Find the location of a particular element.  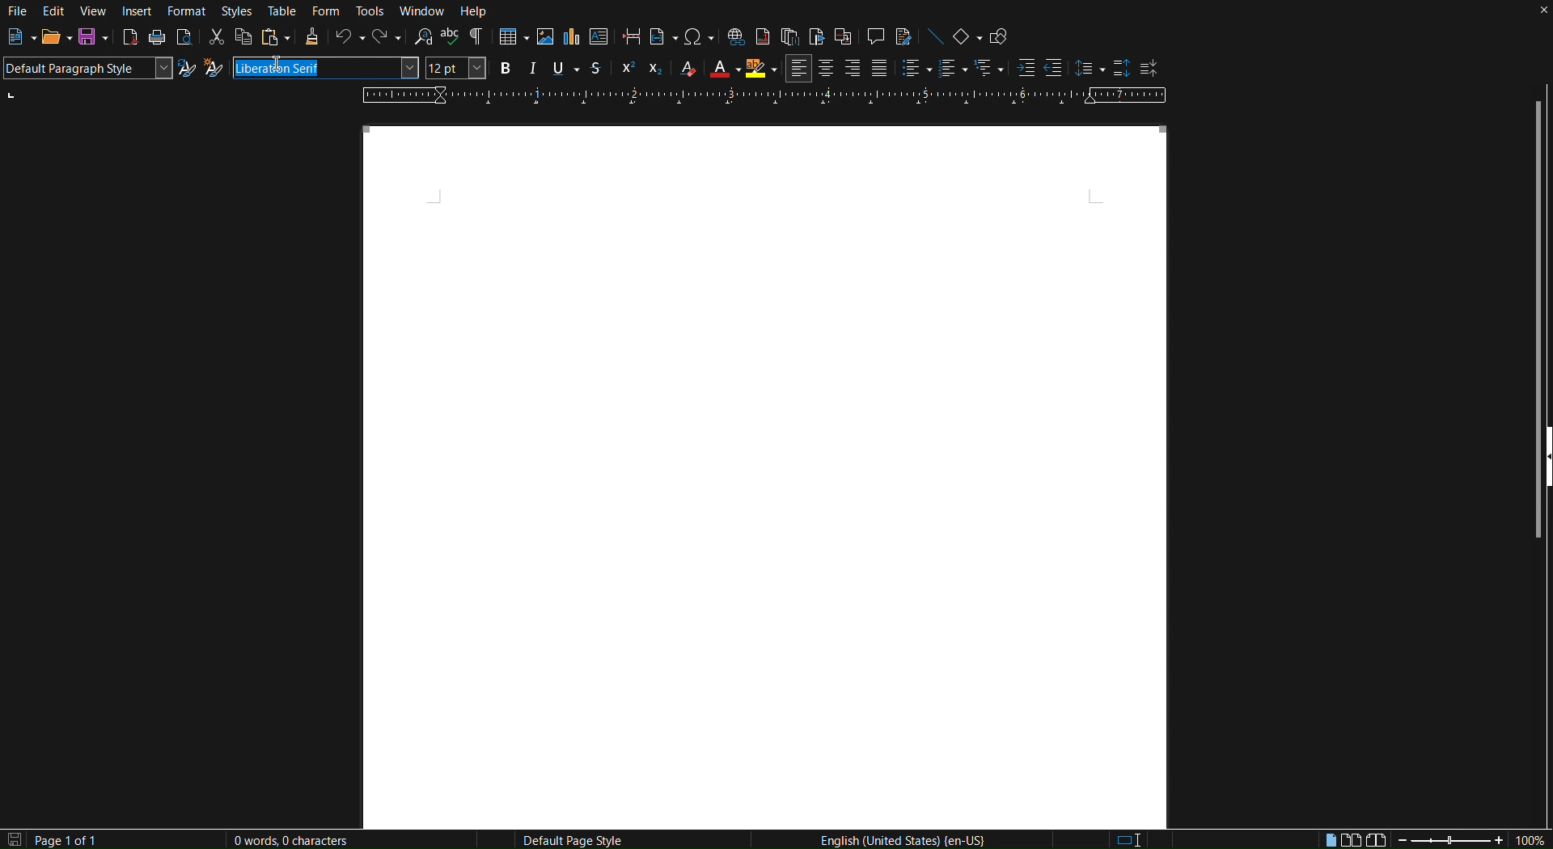

Copy is located at coordinates (243, 39).